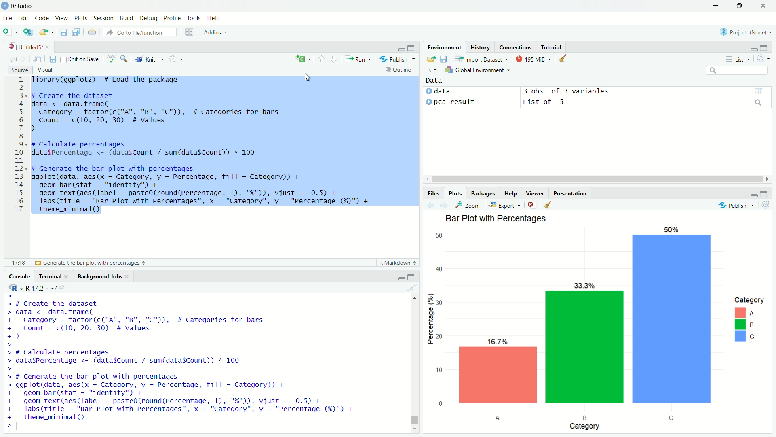 The height and width of the screenshot is (437, 776). Describe the element at coordinates (5, 6) in the screenshot. I see `logo` at that location.